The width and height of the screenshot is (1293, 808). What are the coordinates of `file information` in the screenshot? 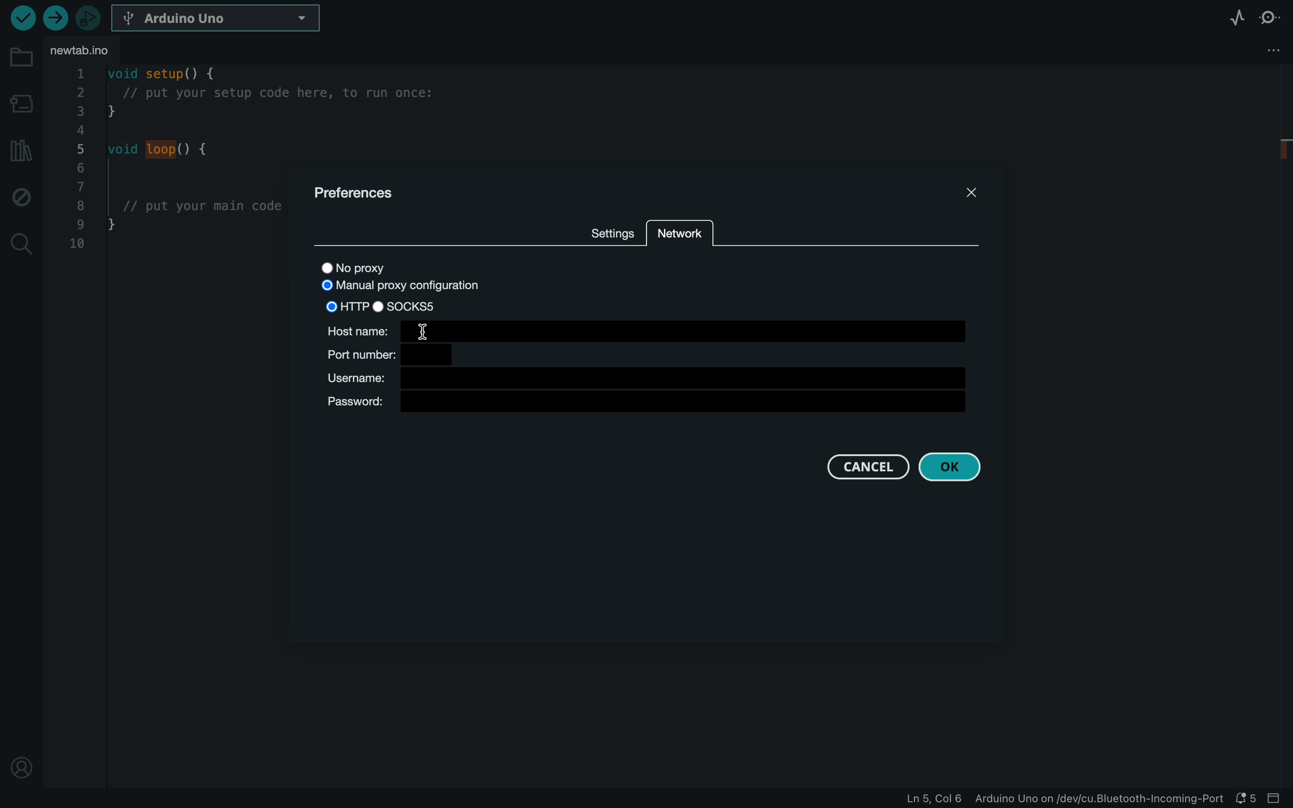 It's located at (1063, 799).